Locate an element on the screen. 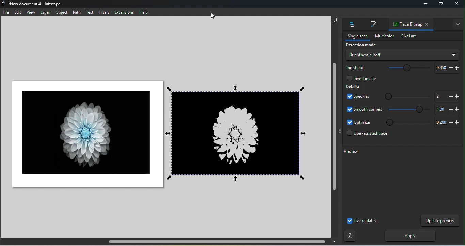 This screenshot has height=246, width=465. Detection mode is located at coordinates (360, 46).